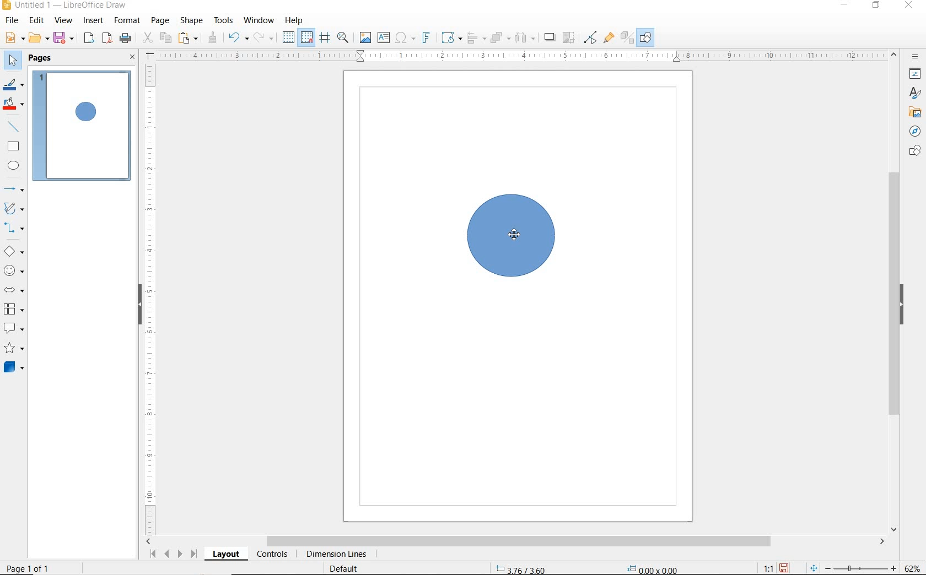 The image size is (926, 575). Describe the element at coordinates (15, 187) in the screenshot. I see `LINES AND ARROWS` at that location.